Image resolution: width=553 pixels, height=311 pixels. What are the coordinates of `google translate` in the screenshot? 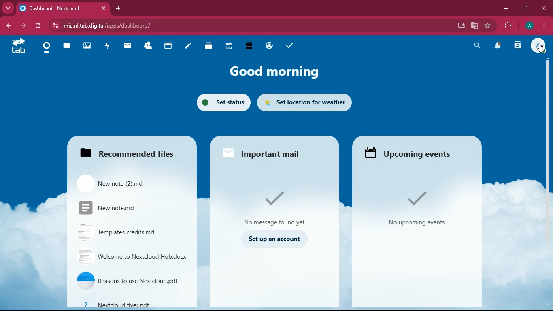 It's located at (474, 27).